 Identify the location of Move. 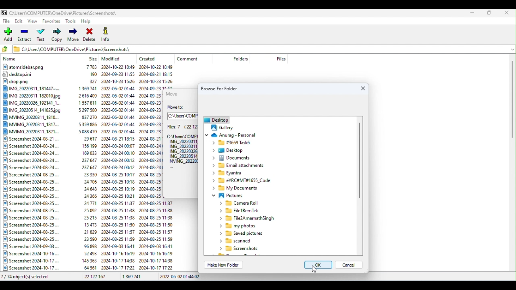
(174, 93).